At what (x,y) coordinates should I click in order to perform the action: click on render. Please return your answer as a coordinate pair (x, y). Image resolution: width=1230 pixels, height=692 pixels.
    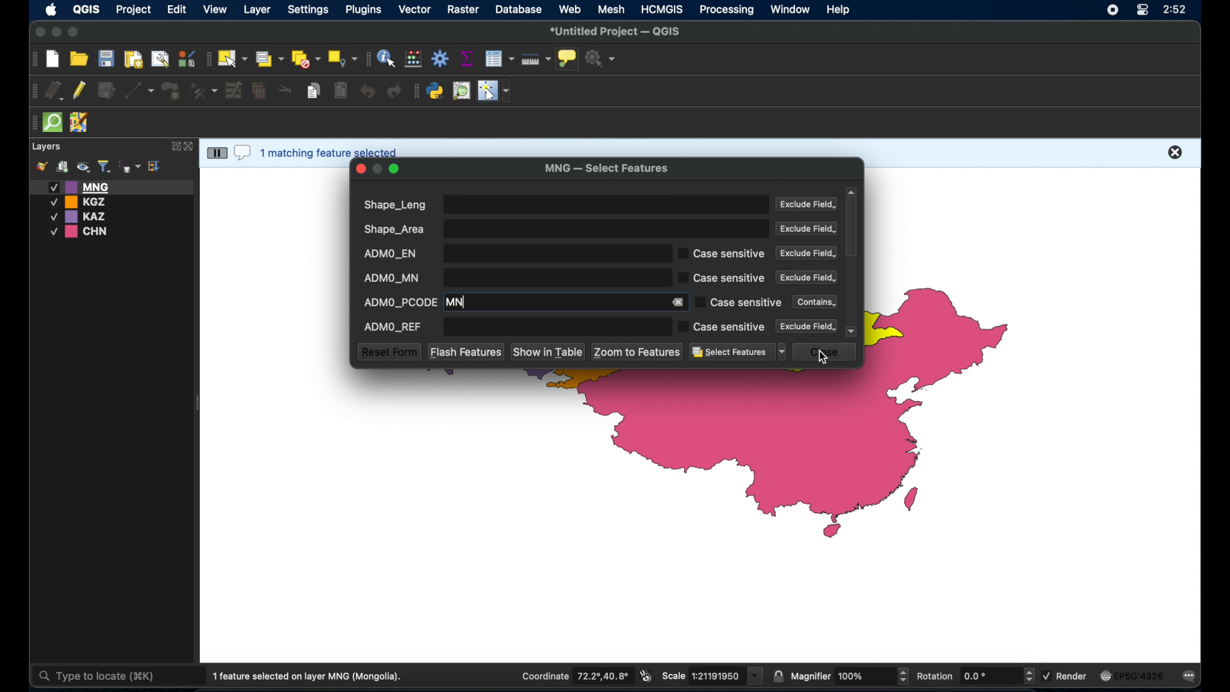
    Looking at the image, I should click on (1068, 675).